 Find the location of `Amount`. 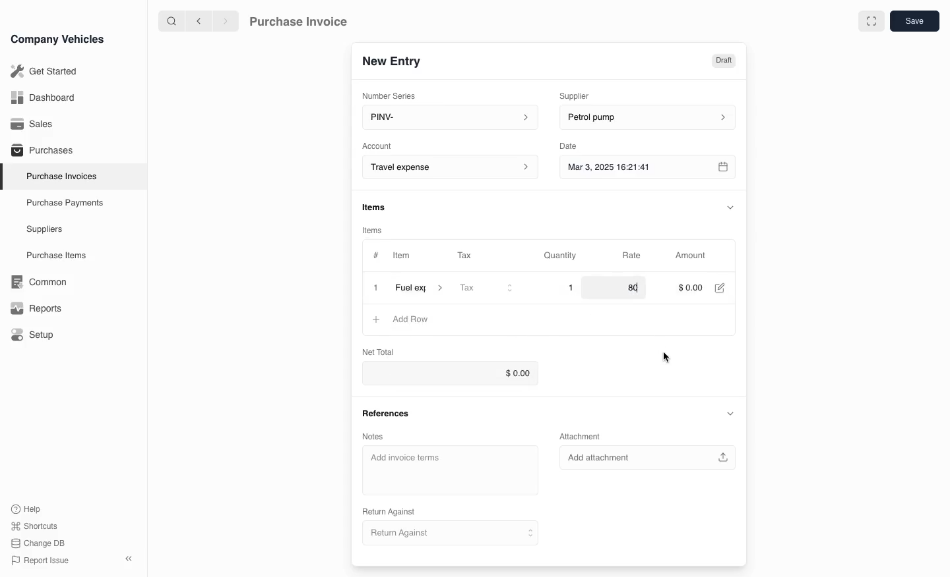

Amount is located at coordinates (693, 256).